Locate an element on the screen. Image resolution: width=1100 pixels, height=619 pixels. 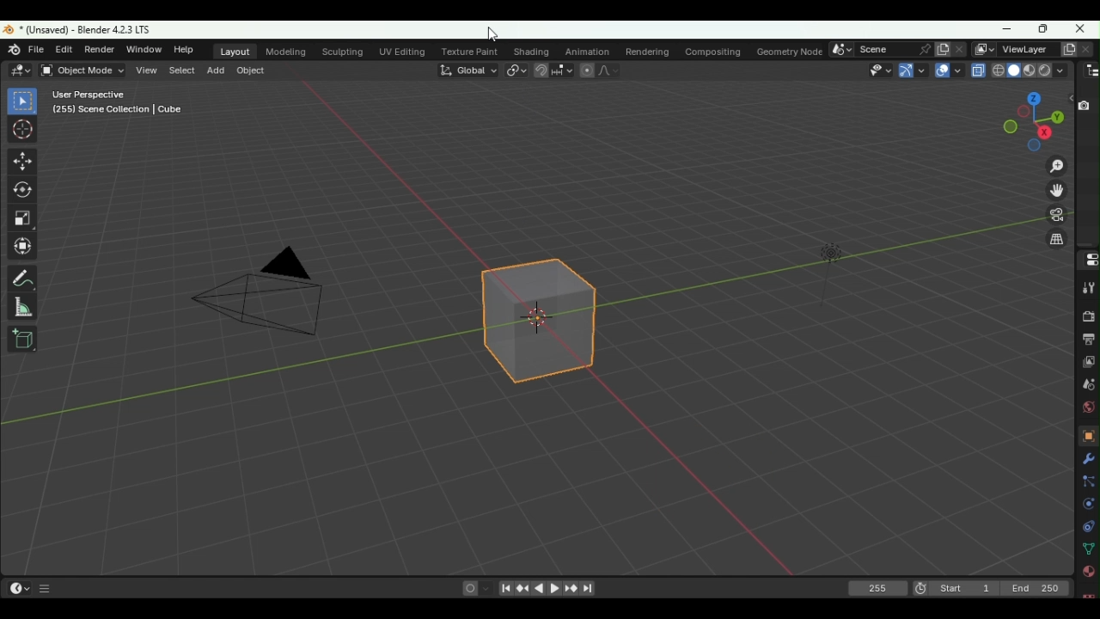
Object is located at coordinates (1088, 436).